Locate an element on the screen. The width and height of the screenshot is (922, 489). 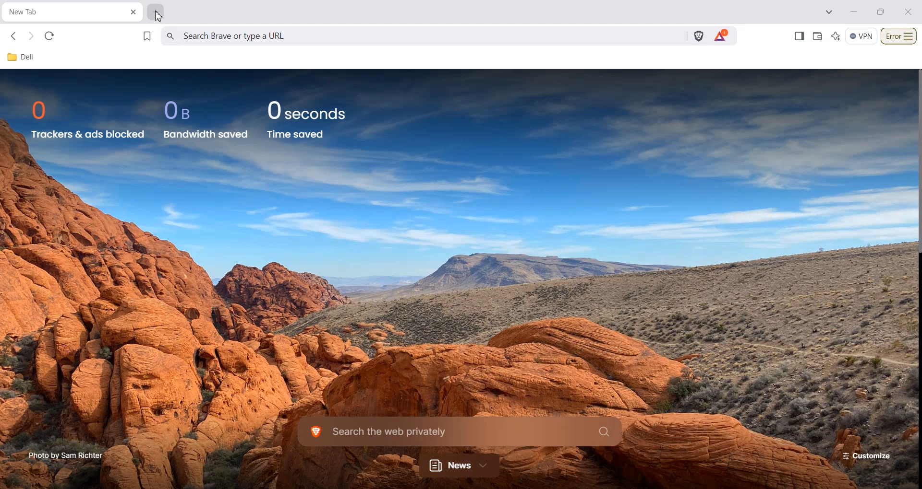
Time saved is located at coordinates (296, 134).